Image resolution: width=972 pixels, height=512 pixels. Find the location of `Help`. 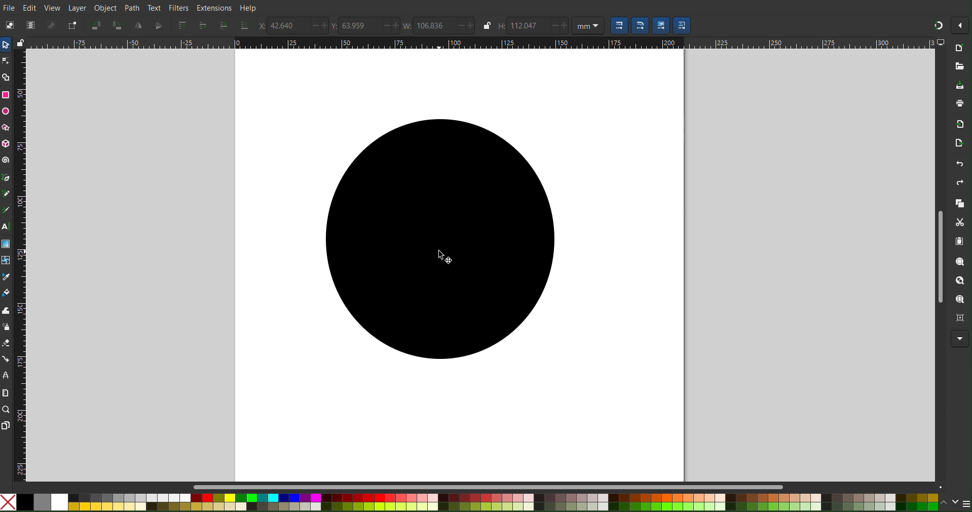

Help is located at coordinates (248, 7).